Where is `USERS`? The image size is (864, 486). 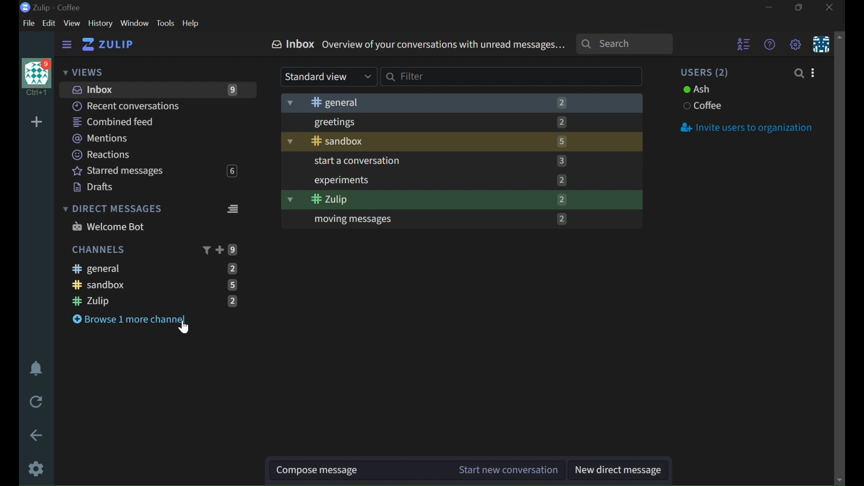 USERS is located at coordinates (706, 71).